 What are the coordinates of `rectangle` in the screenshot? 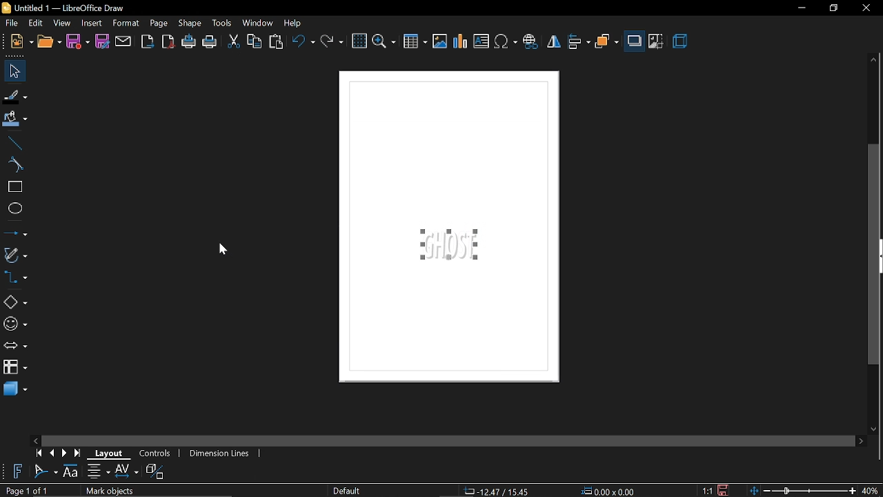 It's located at (13, 188).